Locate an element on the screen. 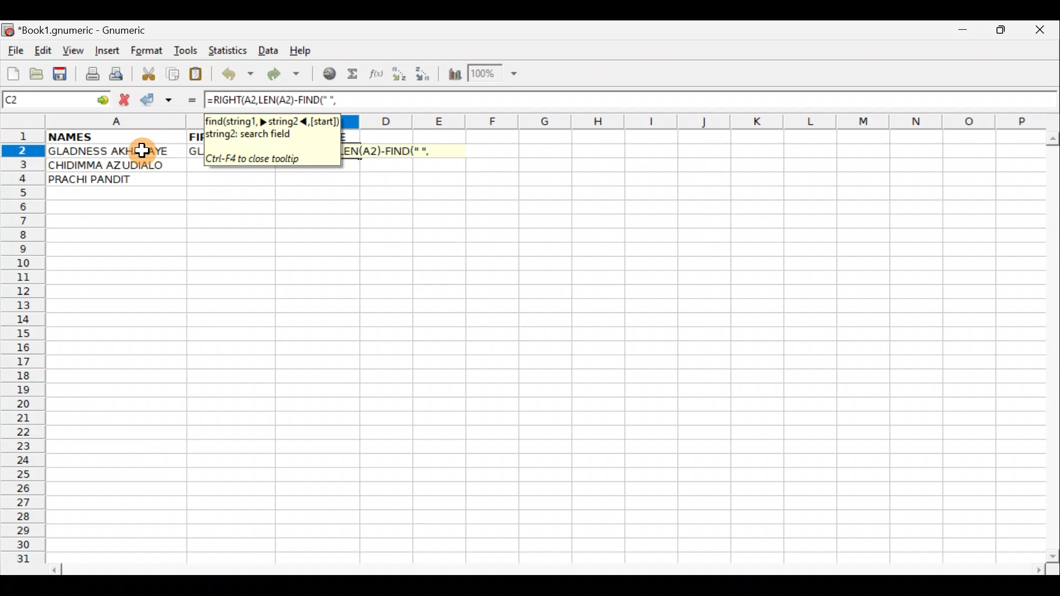 Image resolution: width=1060 pixels, height=596 pixels. Maximize is located at coordinates (1003, 32).